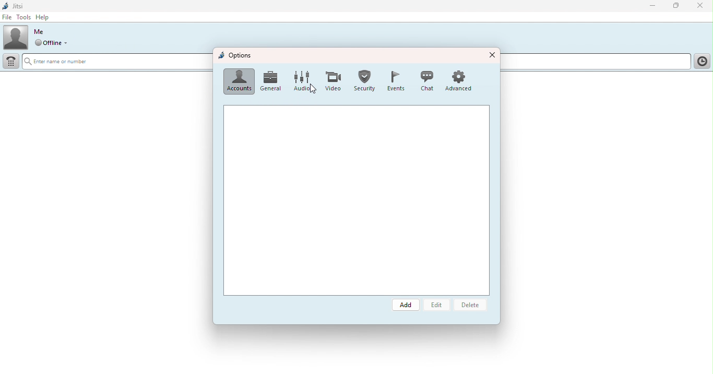 The height and width of the screenshot is (374, 713). What do you see at coordinates (46, 17) in the screenshot?
I see `Help` at bounding box center [46, 17].